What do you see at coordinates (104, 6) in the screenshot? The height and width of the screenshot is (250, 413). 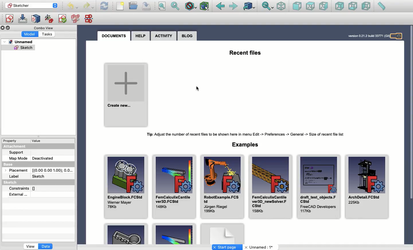 I see `Refresh` at bounding box center [104, 6].